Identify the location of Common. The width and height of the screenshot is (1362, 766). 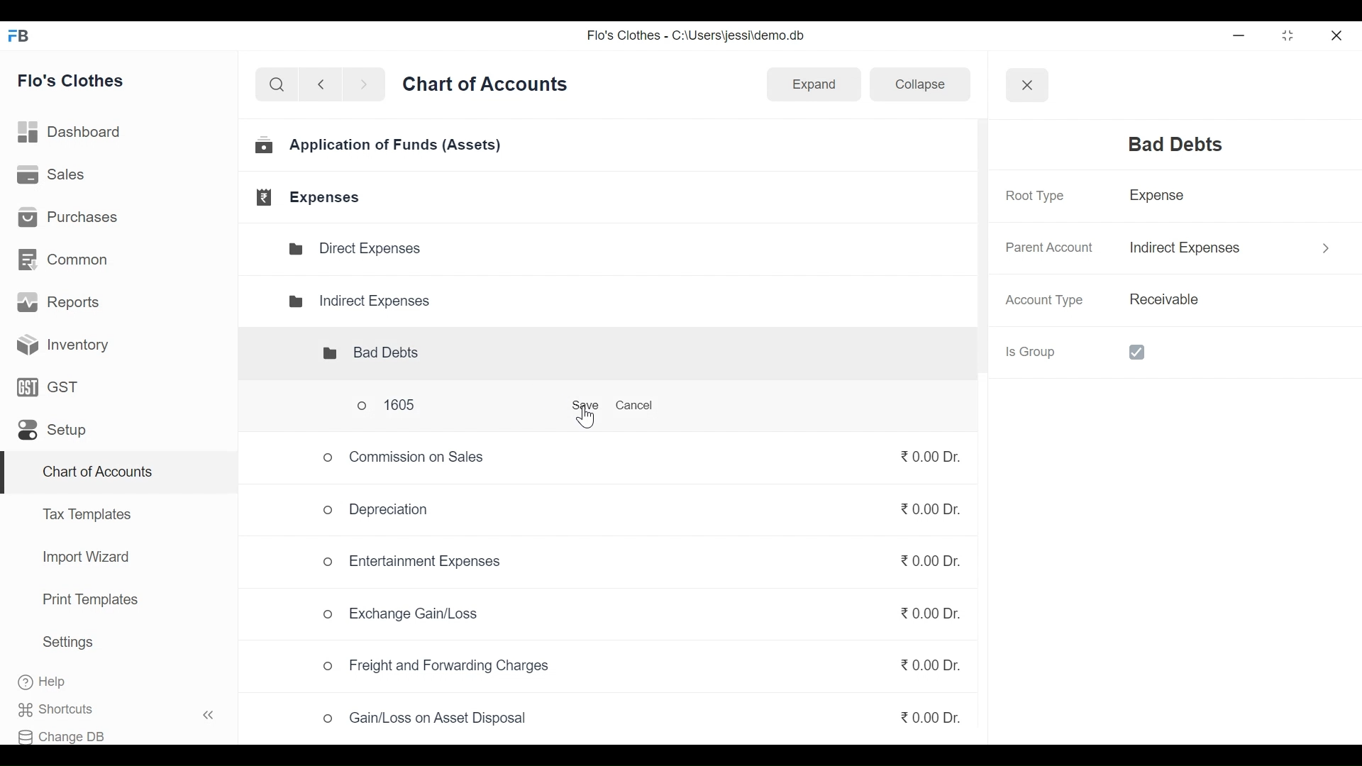
(65, 258).